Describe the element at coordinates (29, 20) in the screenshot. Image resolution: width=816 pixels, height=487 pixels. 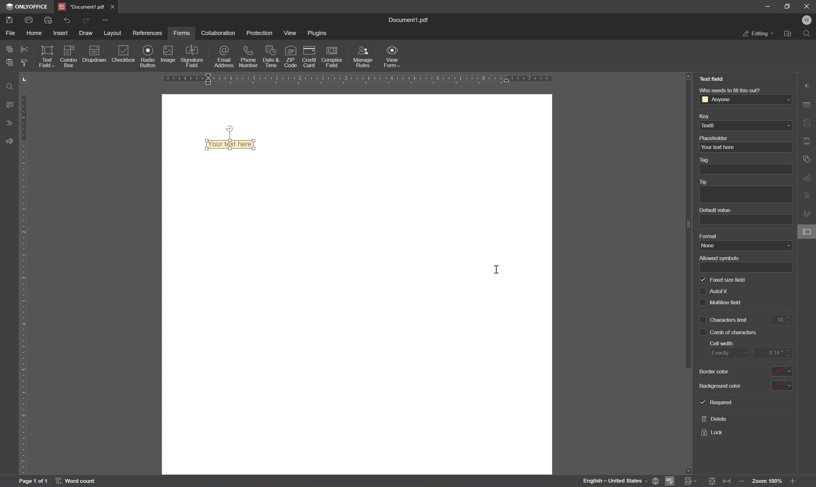
I see `print` at that location.